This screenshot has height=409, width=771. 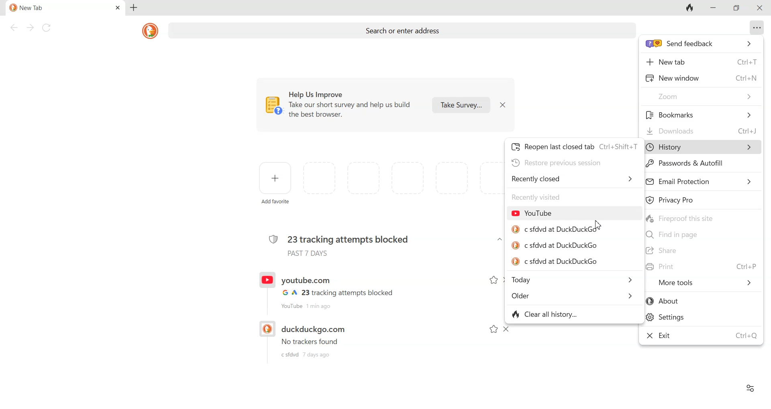 I want to click on Search or enter address, so click(x=404, y=32).